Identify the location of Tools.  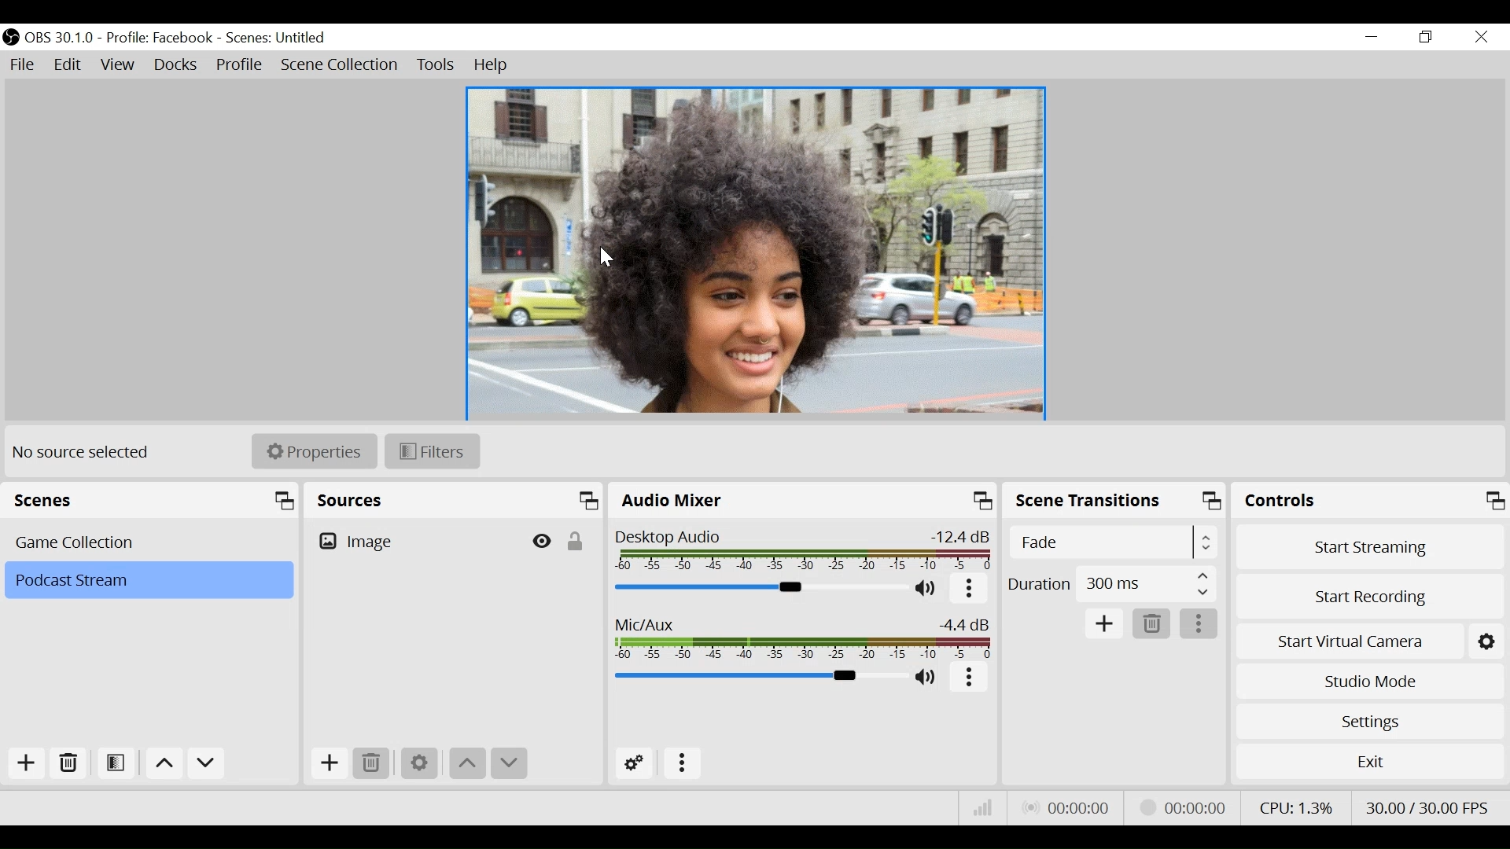
(433, 67).